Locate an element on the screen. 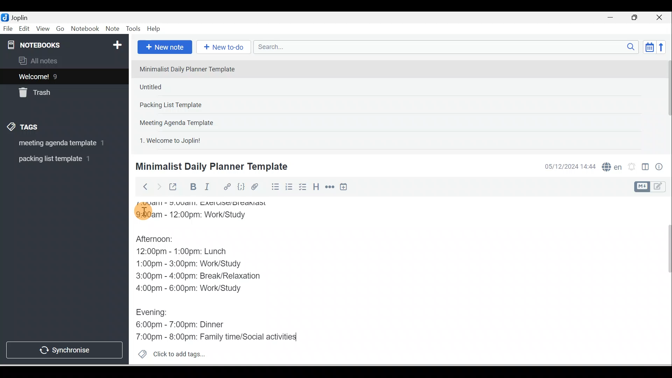 The width and height of the screenshot is (672, 378). 7:00pm - 8:00pm: Family time/Social activities is located at coordinates (218, 337).